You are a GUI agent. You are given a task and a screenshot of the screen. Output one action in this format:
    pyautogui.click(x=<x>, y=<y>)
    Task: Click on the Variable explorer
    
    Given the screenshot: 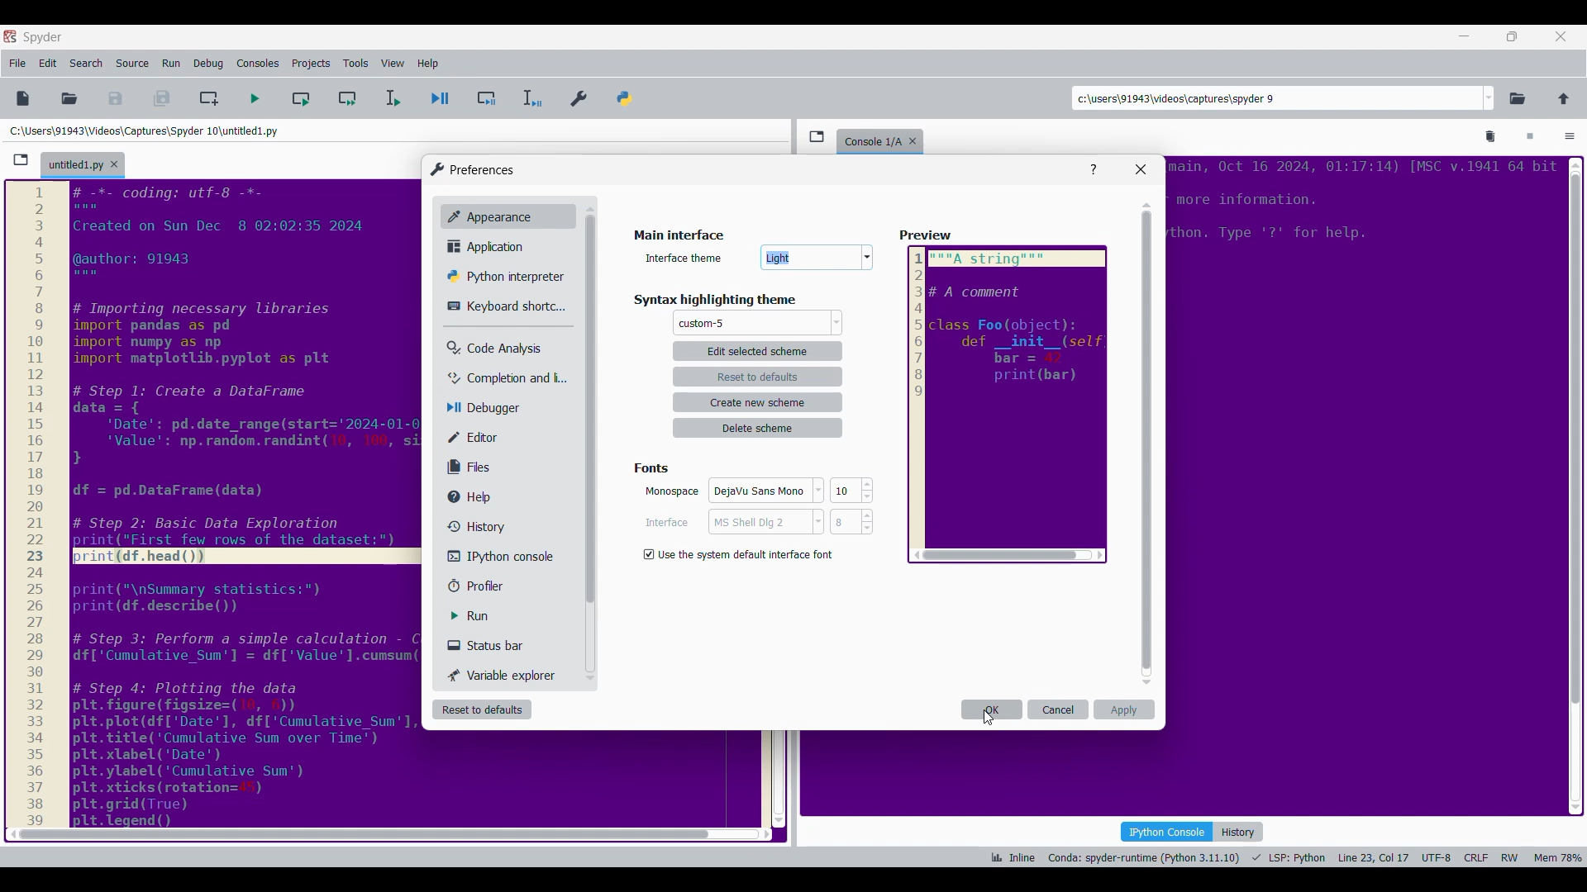 What is the action you would take?
    pyautogui.click(x=503, y=675)
    